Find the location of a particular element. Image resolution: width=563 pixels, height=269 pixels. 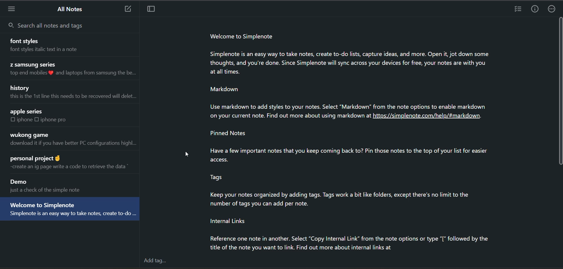

all notes is located at coordinates (71, 10).